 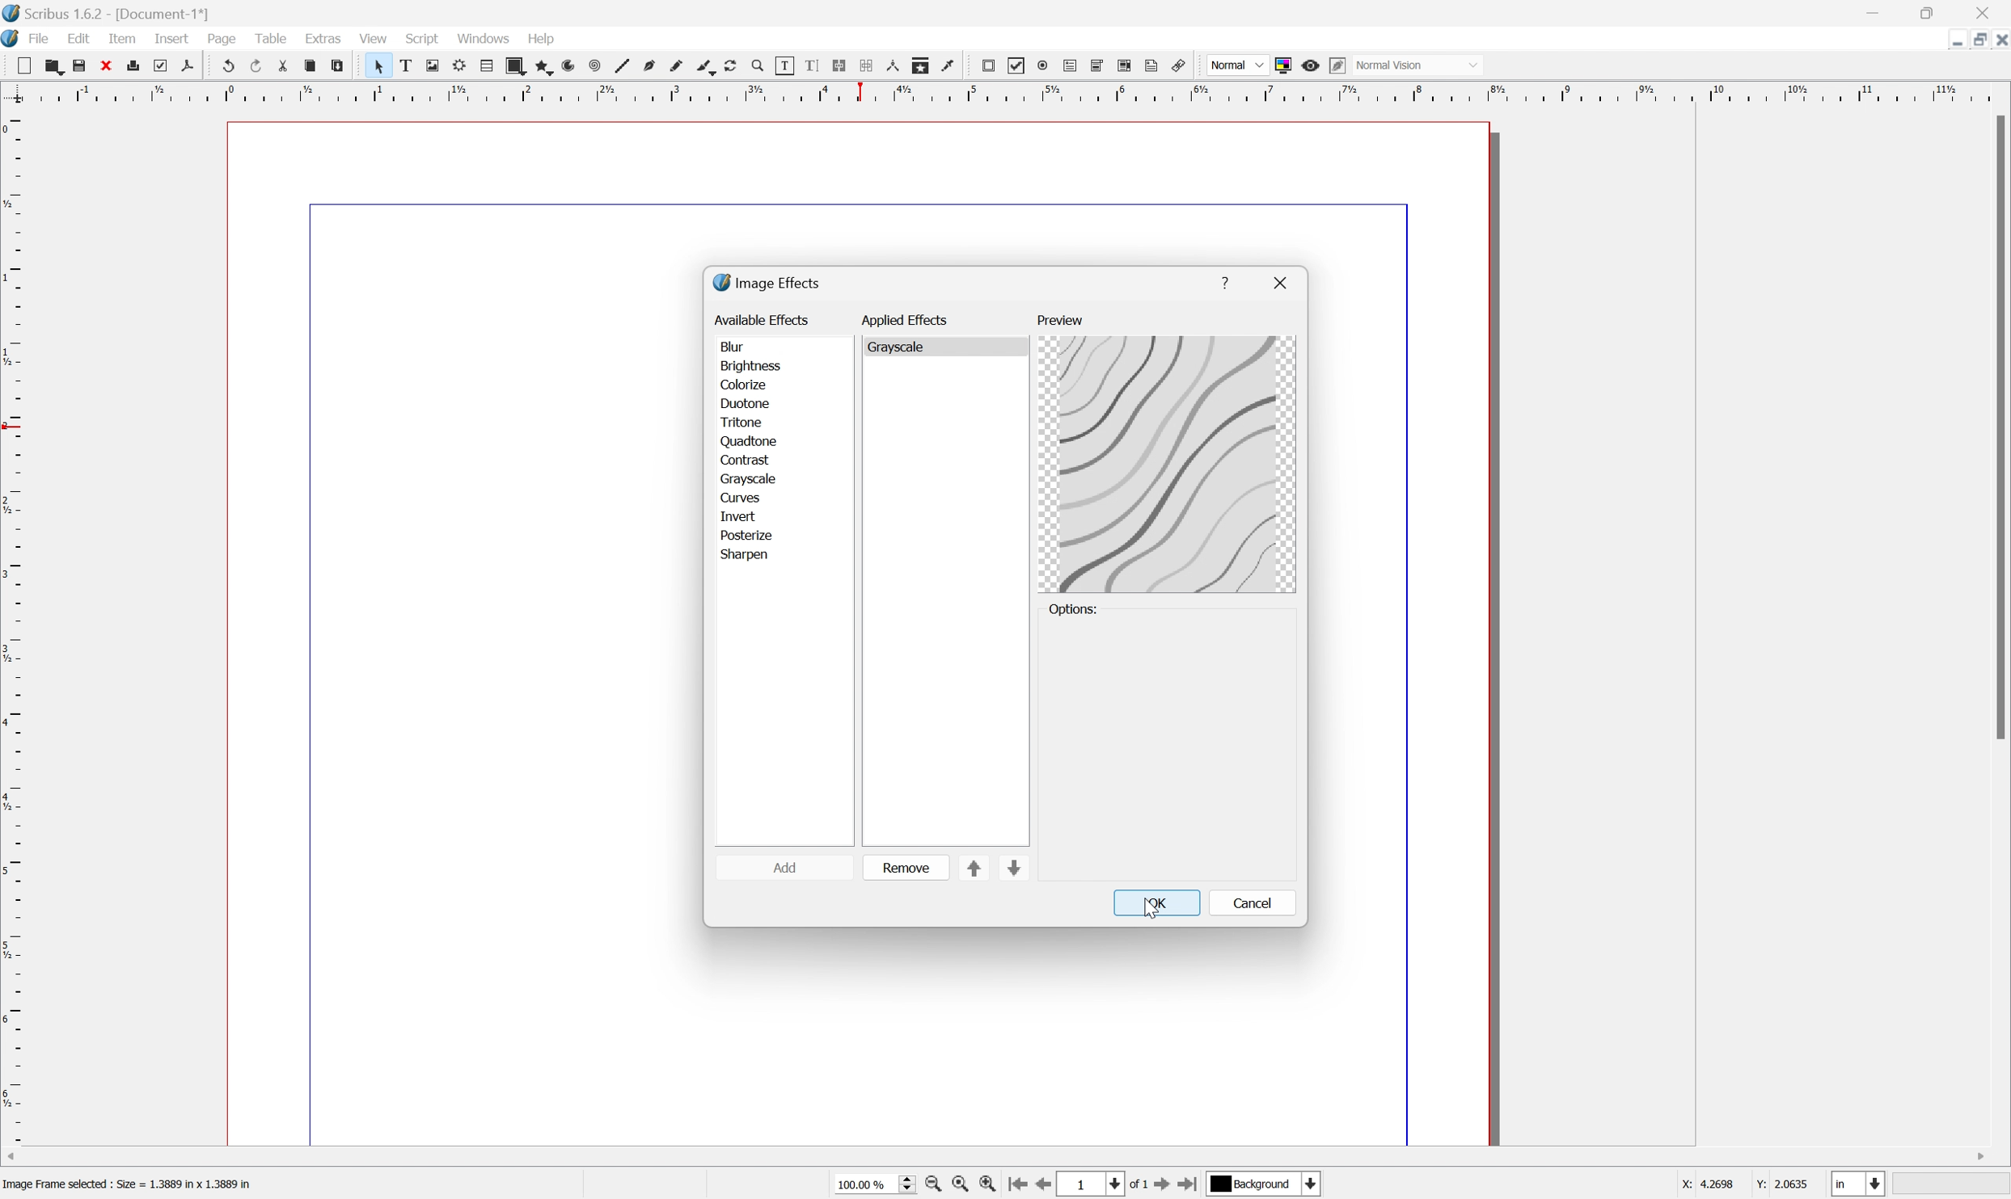 I want to click on of 1, so click(x=1141, y=1187).